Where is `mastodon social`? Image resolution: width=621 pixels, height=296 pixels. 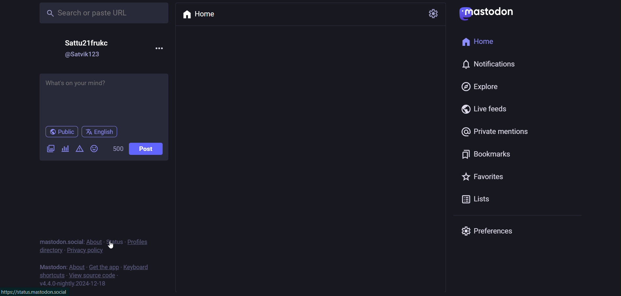 mastodon social is located at coordinates (61, 267).